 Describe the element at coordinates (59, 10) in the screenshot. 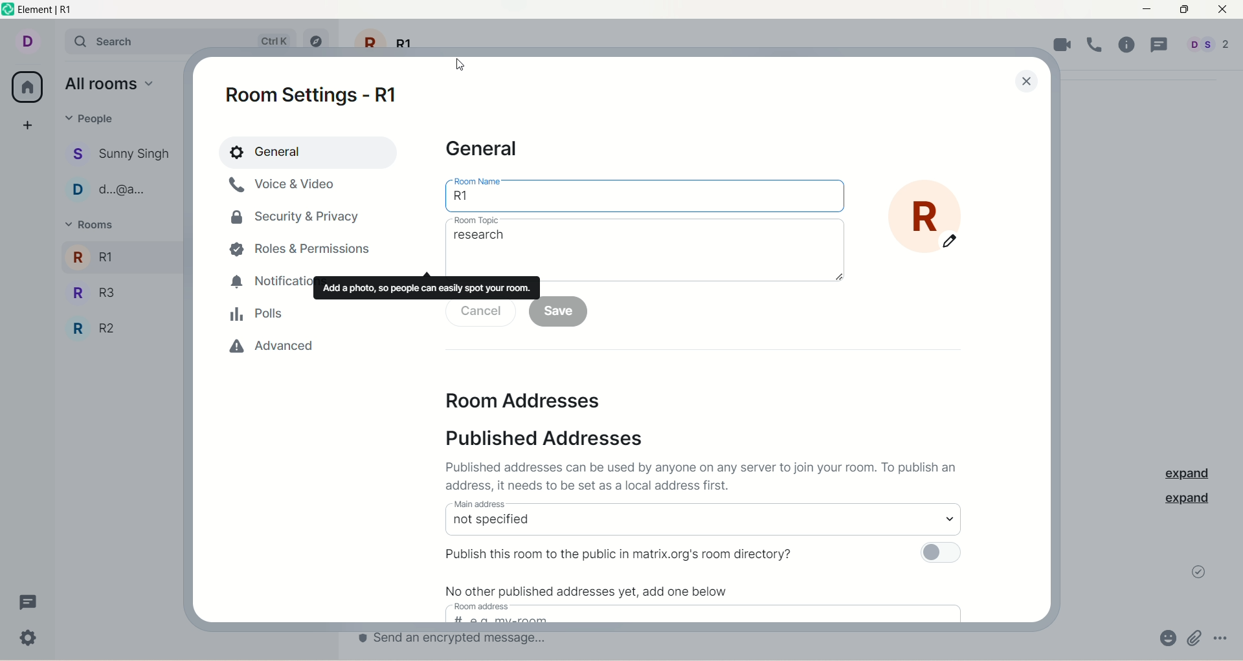

I see `element` at that location.